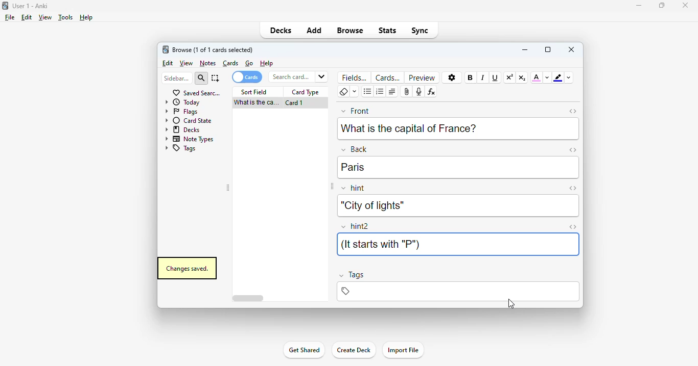 The image size is (698, 366). I want to click on change color, so click(569, 77).